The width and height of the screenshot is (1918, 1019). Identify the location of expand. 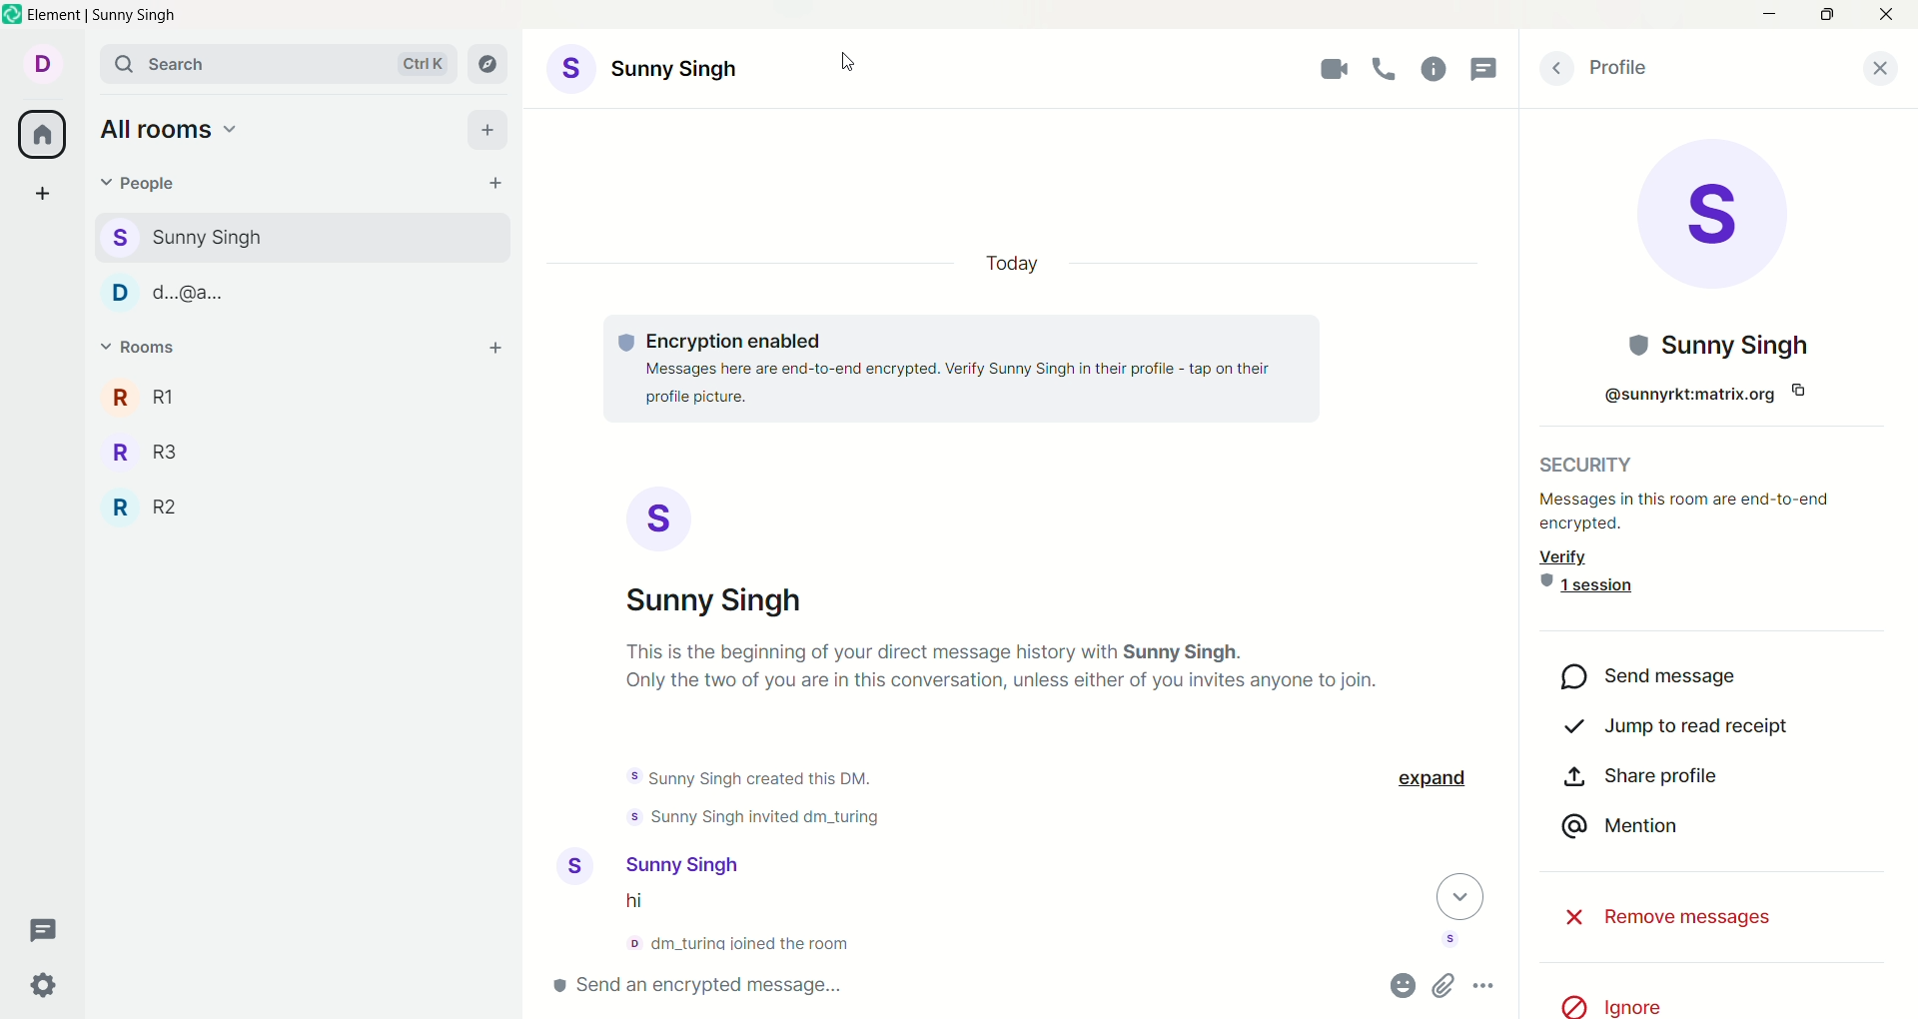
(1436, 780).